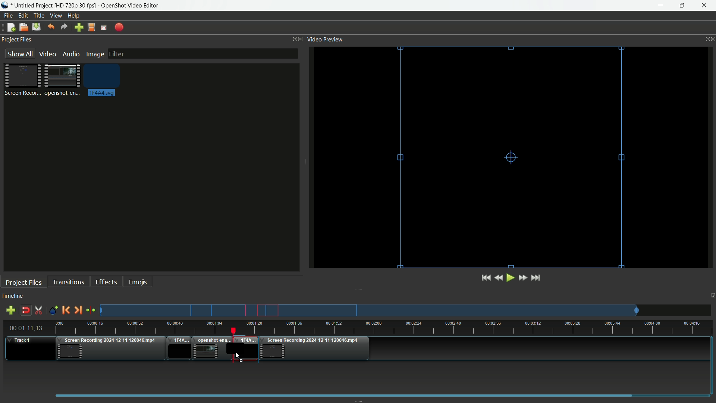 The height and width of the screenshot is (403, 716). Describe the element at coordinates (536, 278) in the screenshot. I see `Jump to end` at that location.